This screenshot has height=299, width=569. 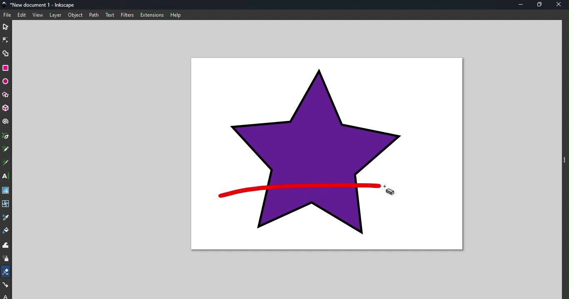 I want to click on path, so click(x=95, y=15).